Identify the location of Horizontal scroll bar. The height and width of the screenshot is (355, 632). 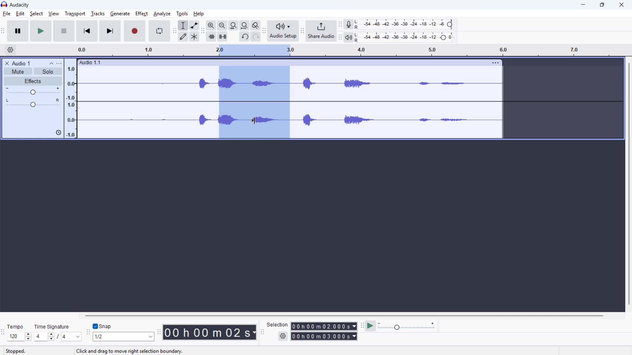
(331, 316).